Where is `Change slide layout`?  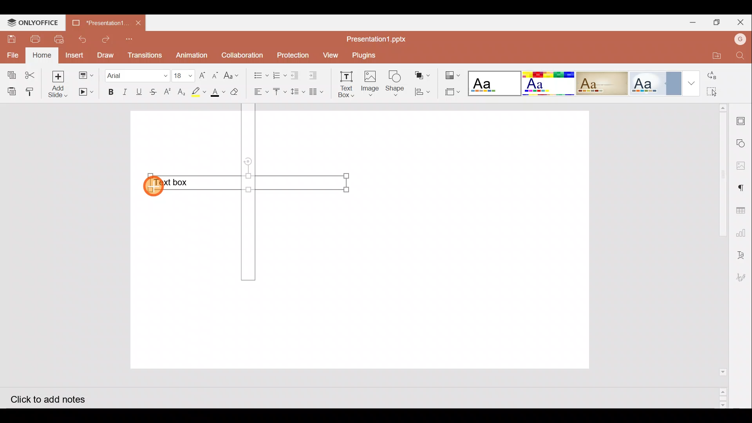
Change slide layout is located at coordinates (87, 74).